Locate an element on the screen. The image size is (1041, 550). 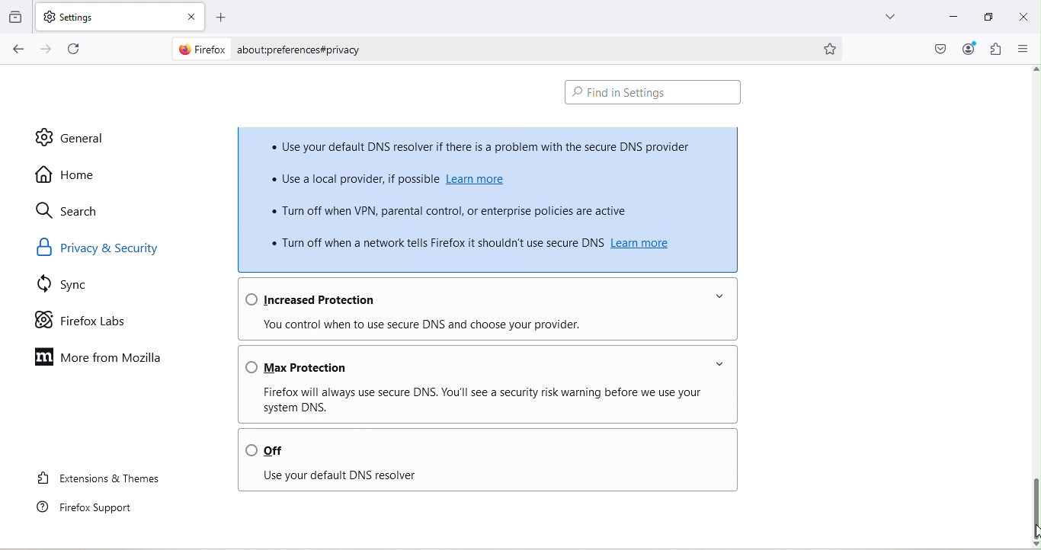
Sync is located at coordinates (70, 286).